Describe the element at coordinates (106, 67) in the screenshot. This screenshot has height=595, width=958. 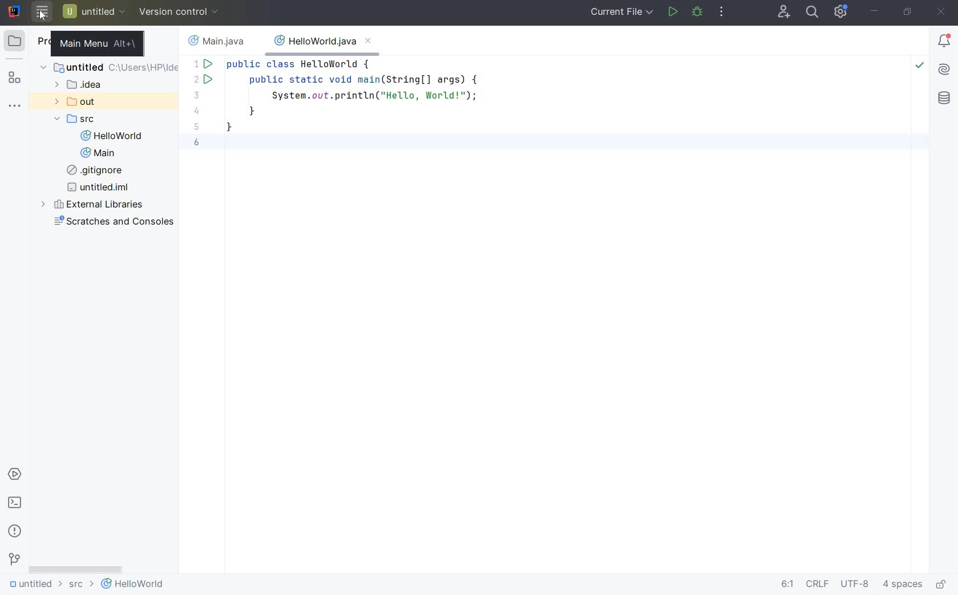
I see `untitled` at that location.